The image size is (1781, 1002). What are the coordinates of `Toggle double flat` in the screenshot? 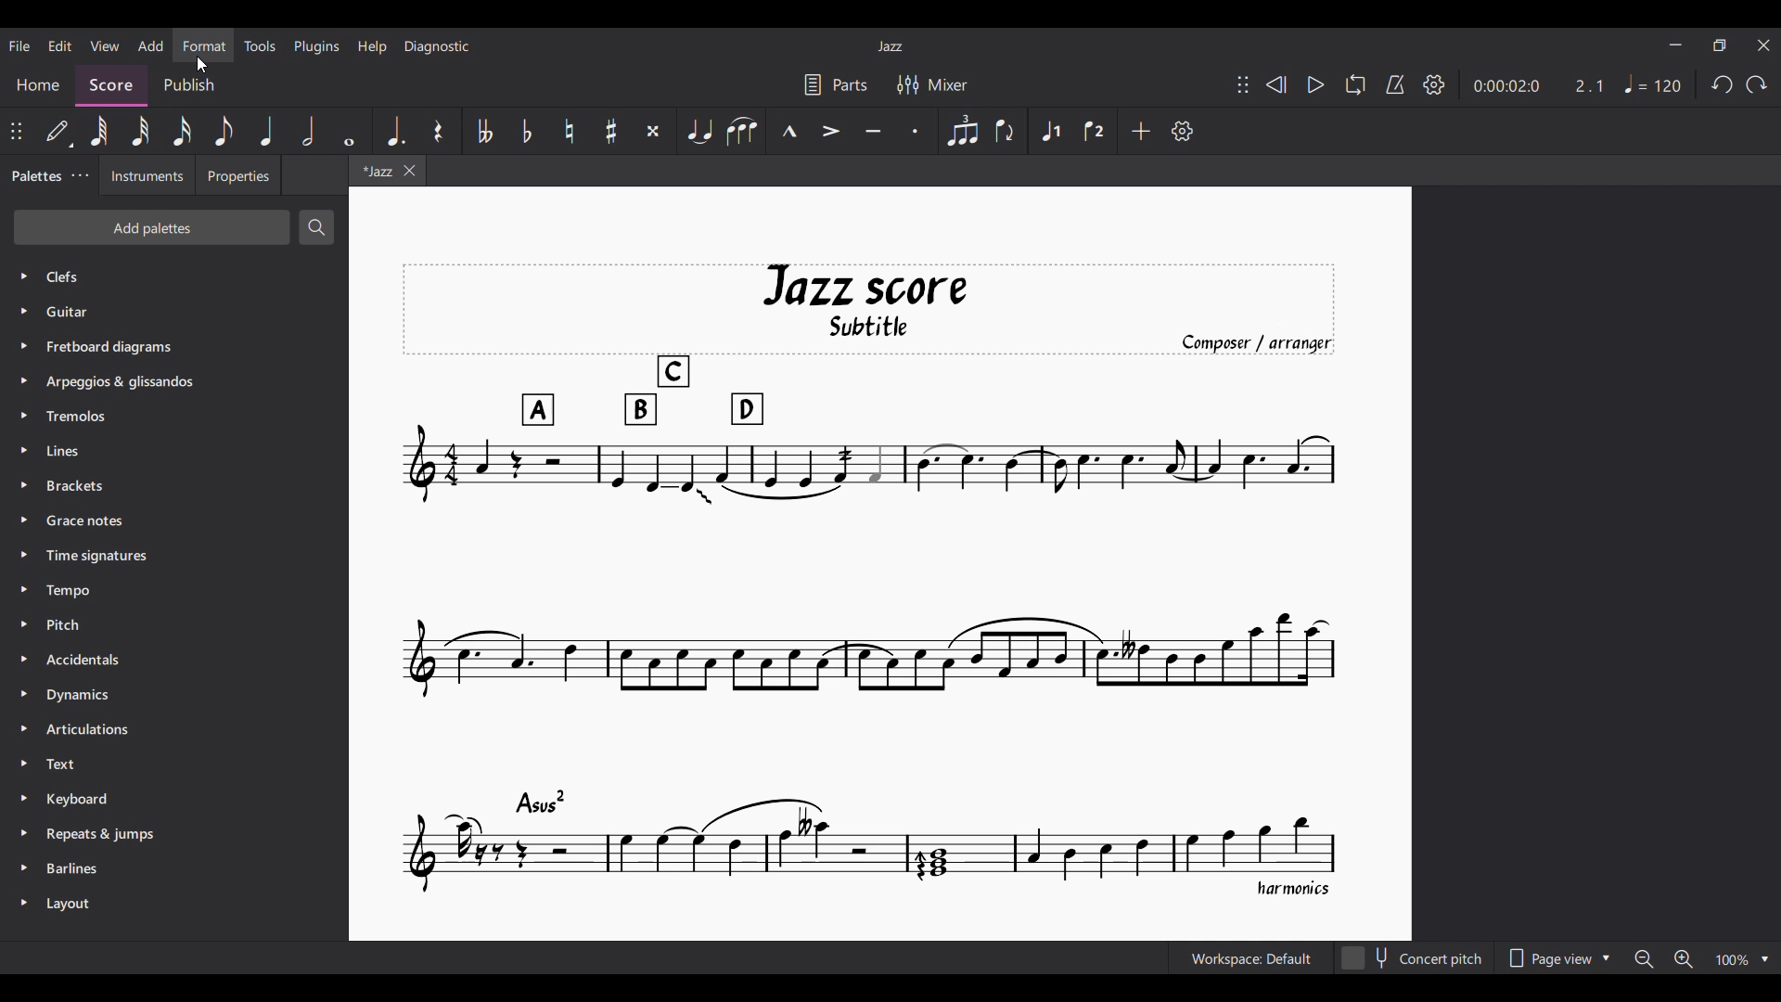 It's located at (484, 131).